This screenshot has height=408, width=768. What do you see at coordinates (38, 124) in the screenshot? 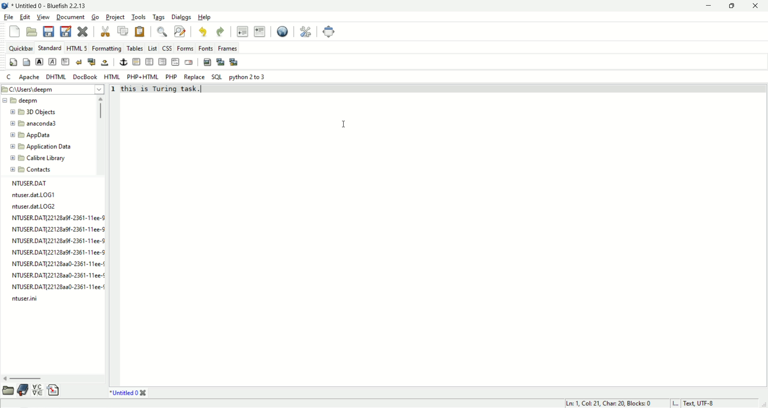
I see `folder name` at bounding box center [38, 124].